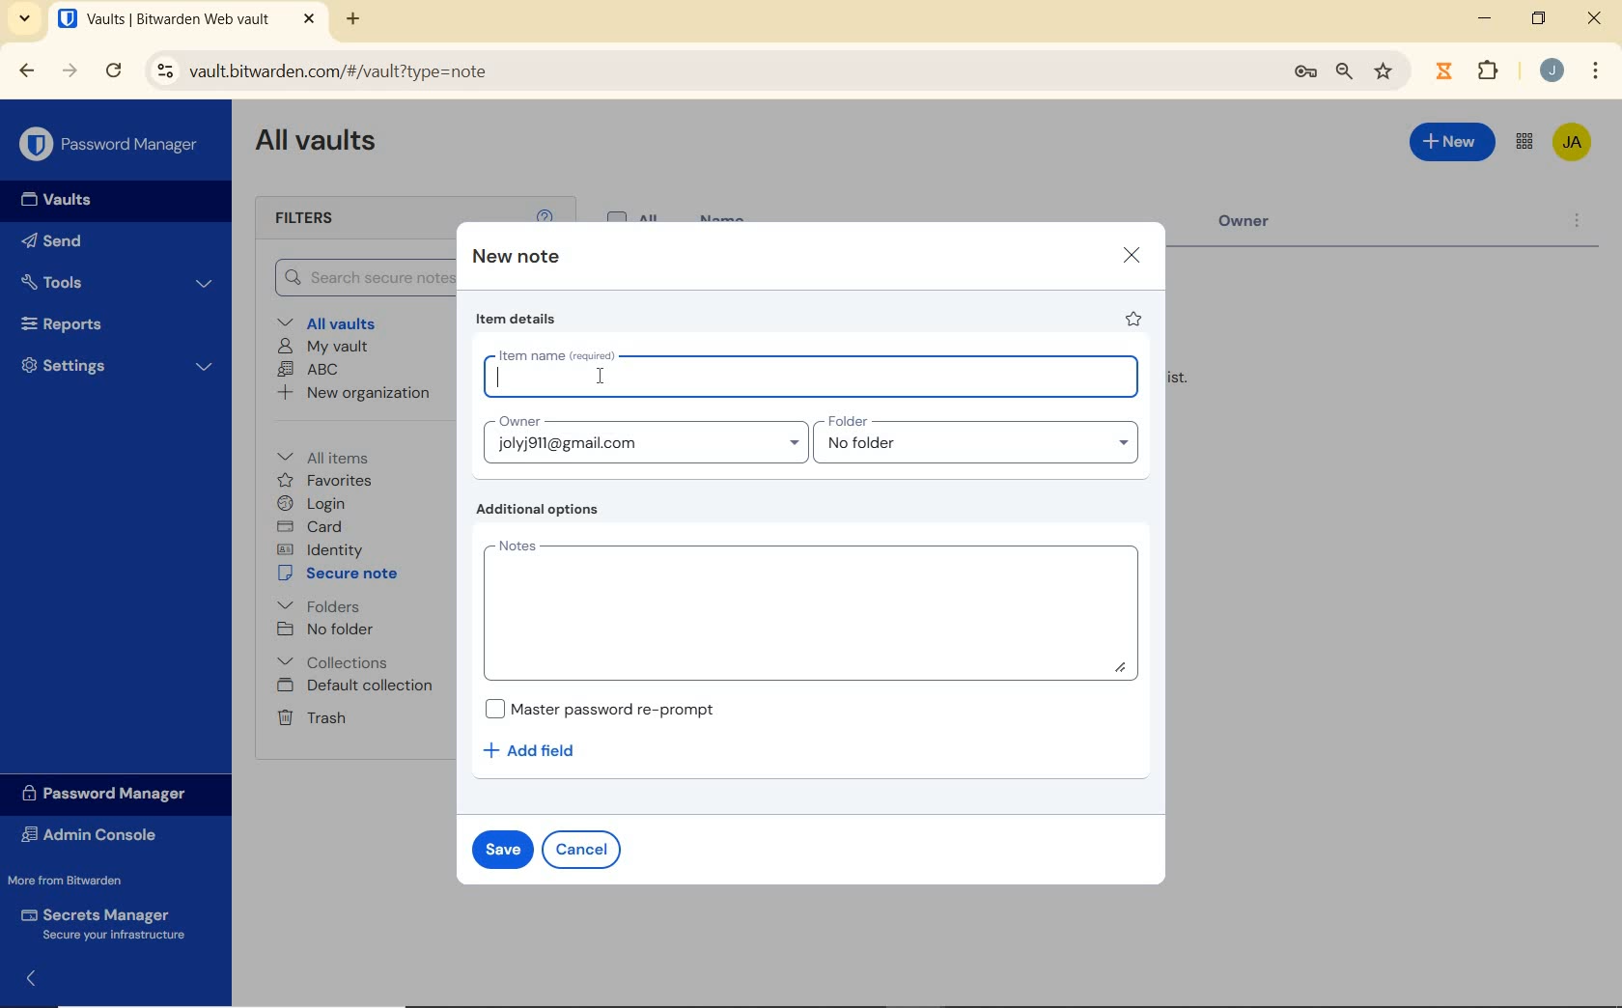  What do you see at coordinates (705, 72) in the screenshot?
I see `address bar` at bounding box center [705, 72].